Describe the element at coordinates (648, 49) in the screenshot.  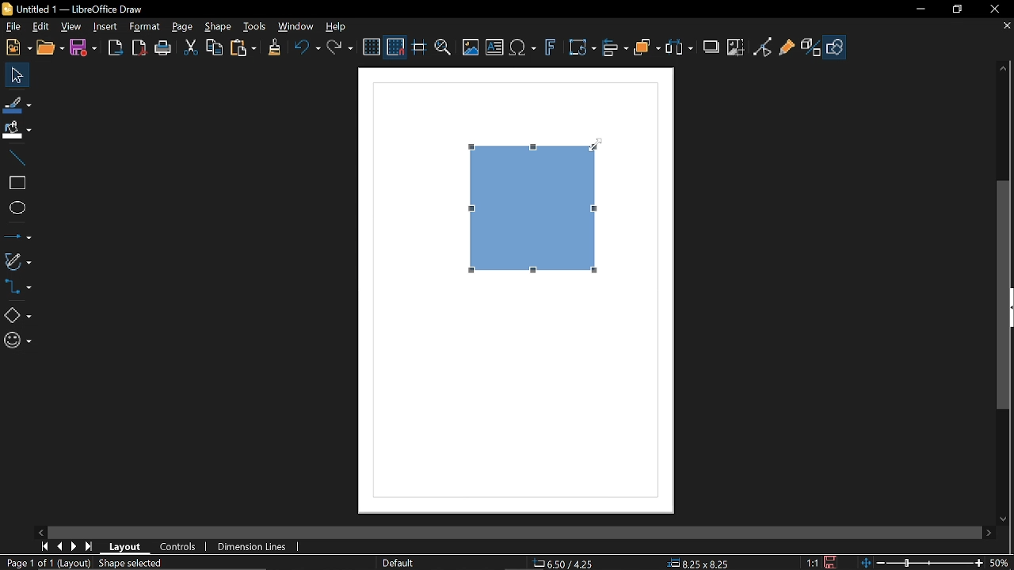
I see `Arrange` at that location.